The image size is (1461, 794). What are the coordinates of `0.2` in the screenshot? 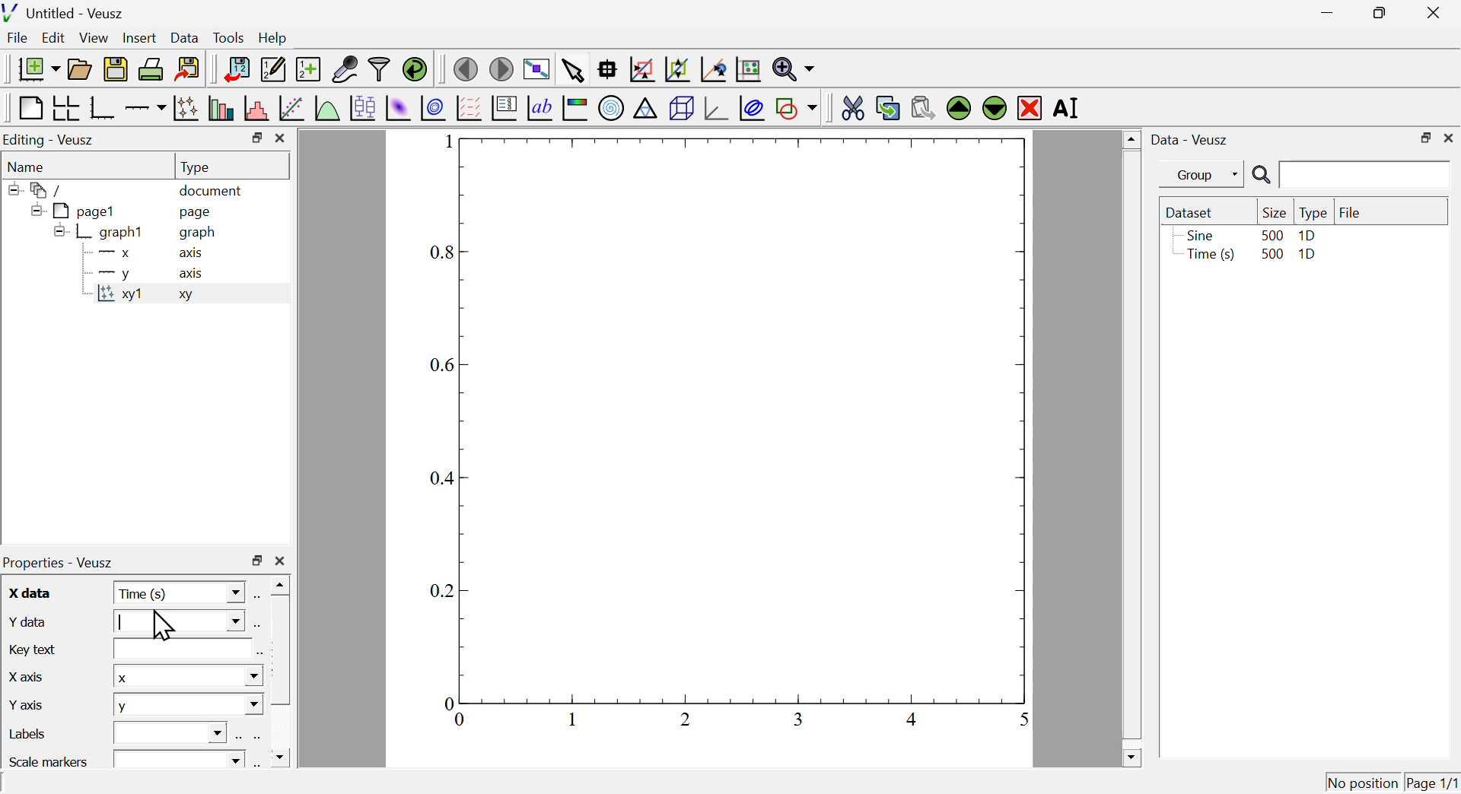 It's located at (442, 591).